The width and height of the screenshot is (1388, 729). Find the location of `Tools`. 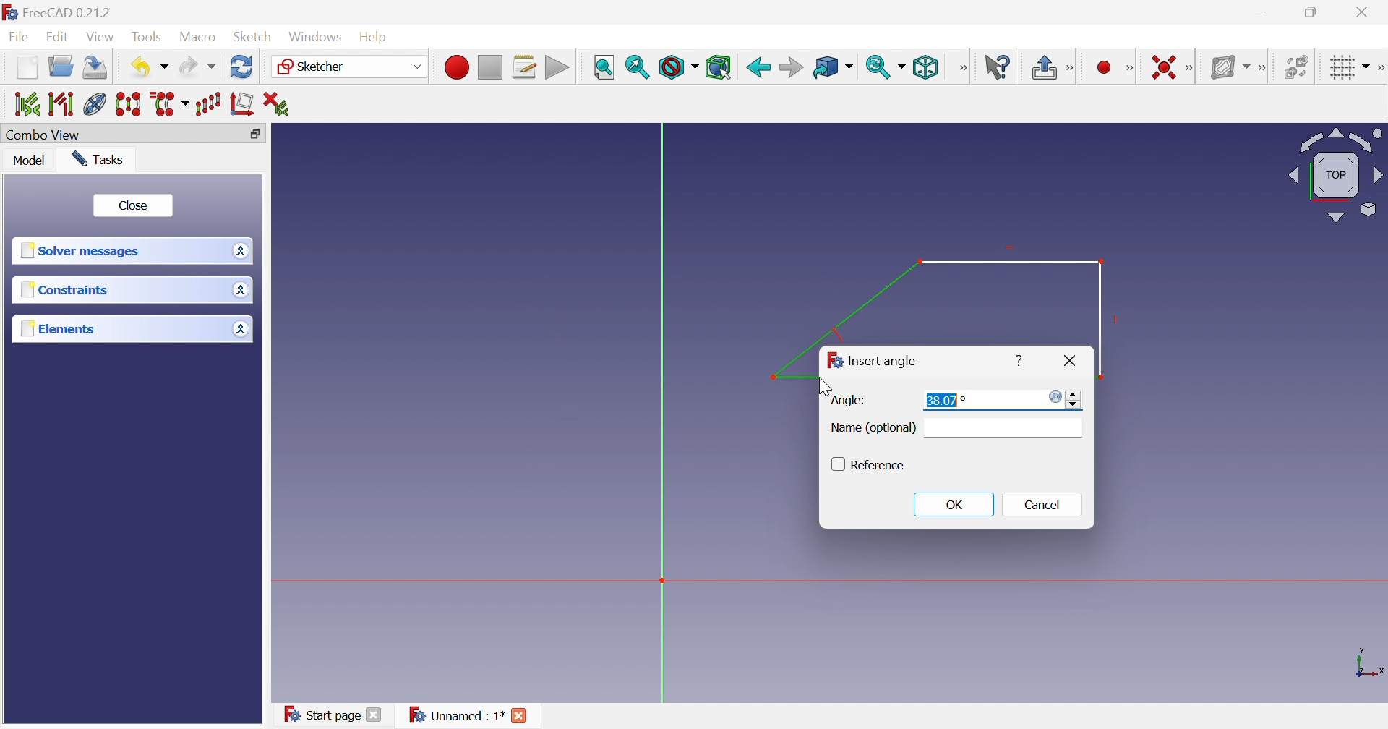

Tools is located at coordinates (149, 35).